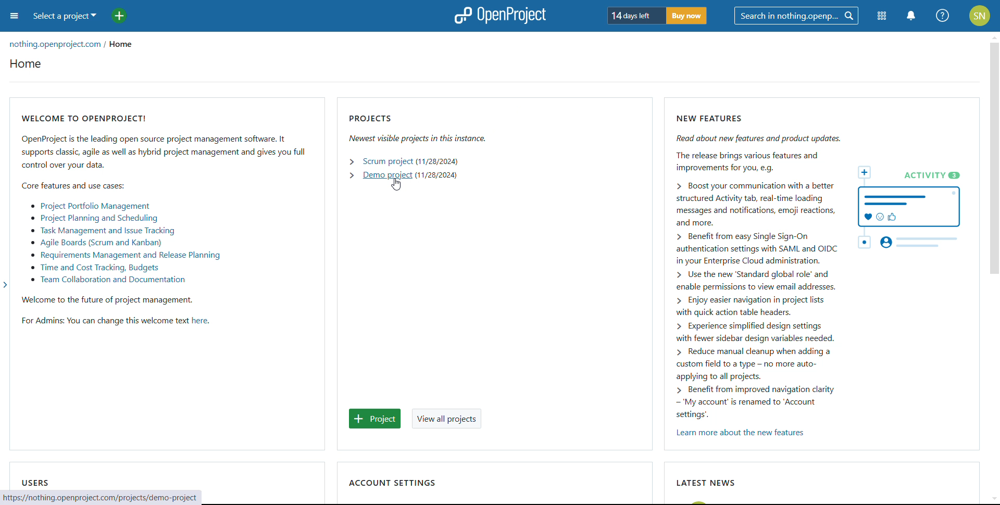 The height and width of the screenshot is (505, 1000). What do you see at coordinates (64, 16) in the screenshot?
I see `select a project` at bounding box center [64, 16].